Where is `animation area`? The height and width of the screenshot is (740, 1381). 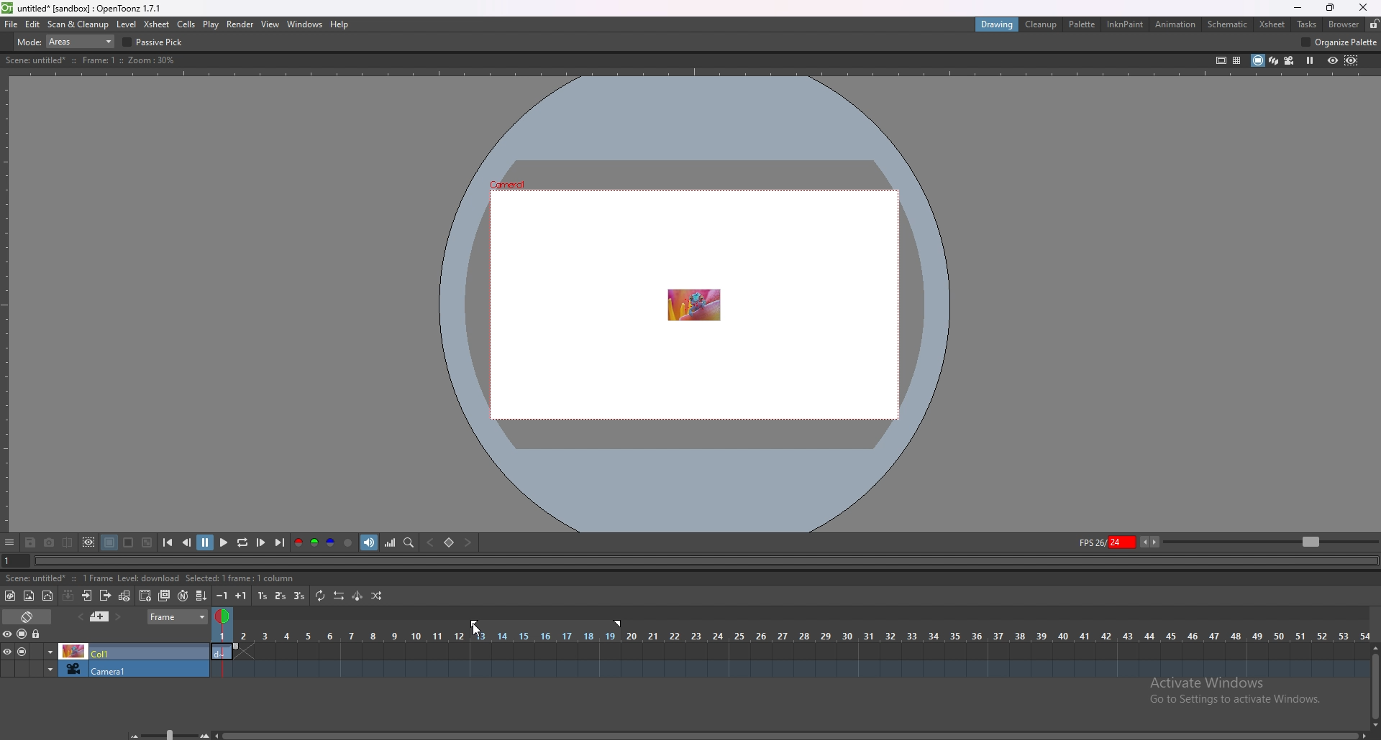
animation area is located at coordinates (693, 303).